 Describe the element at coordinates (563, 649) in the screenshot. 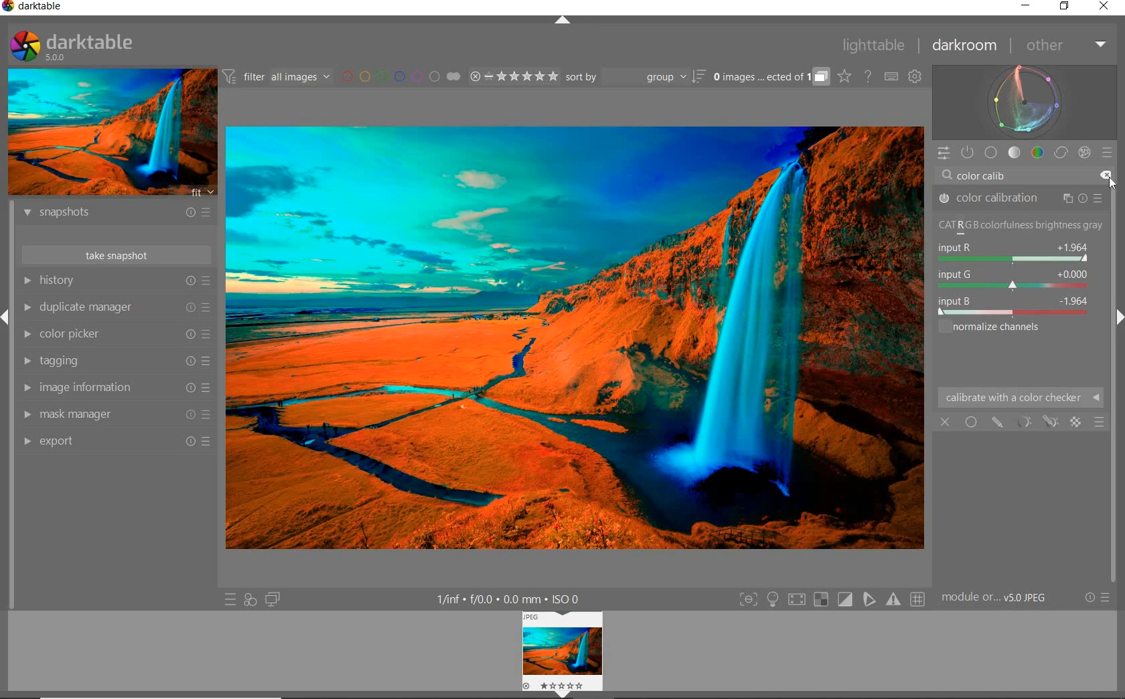

I see `image ` at that location.